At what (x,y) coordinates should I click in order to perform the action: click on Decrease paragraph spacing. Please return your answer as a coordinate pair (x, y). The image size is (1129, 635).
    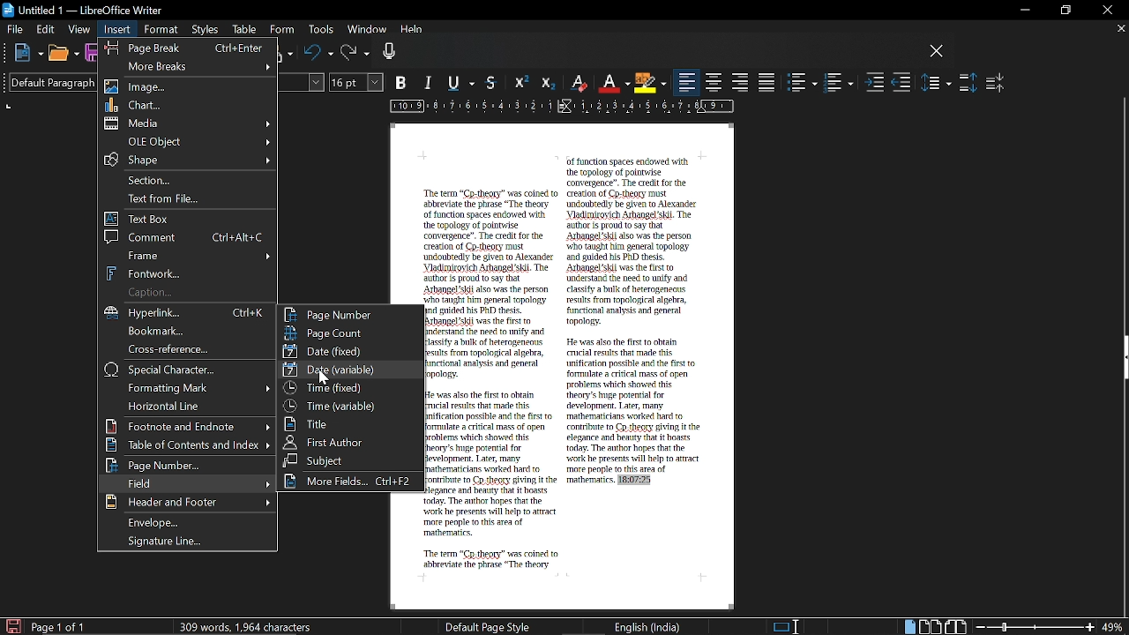
    Looking at the image, I should click on (996, 82).